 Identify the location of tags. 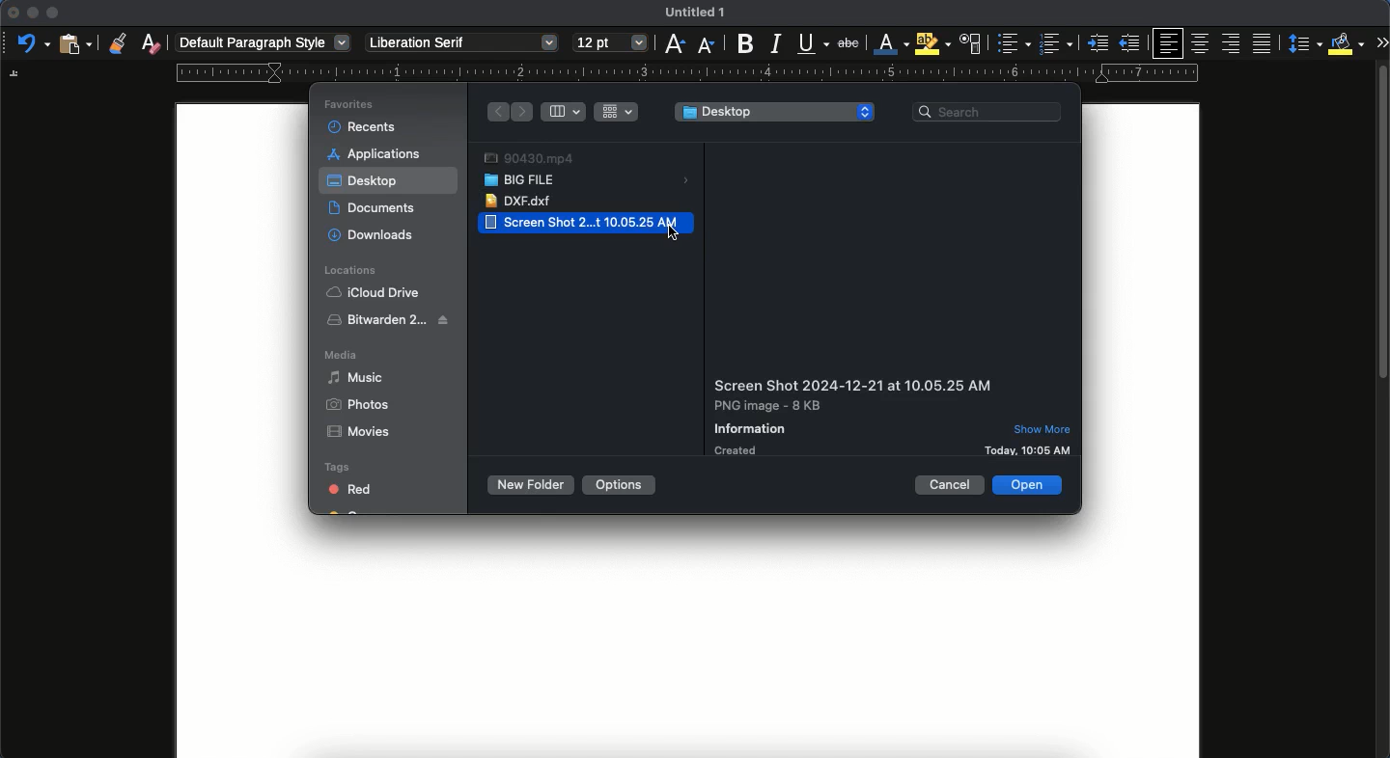
(343, 469).